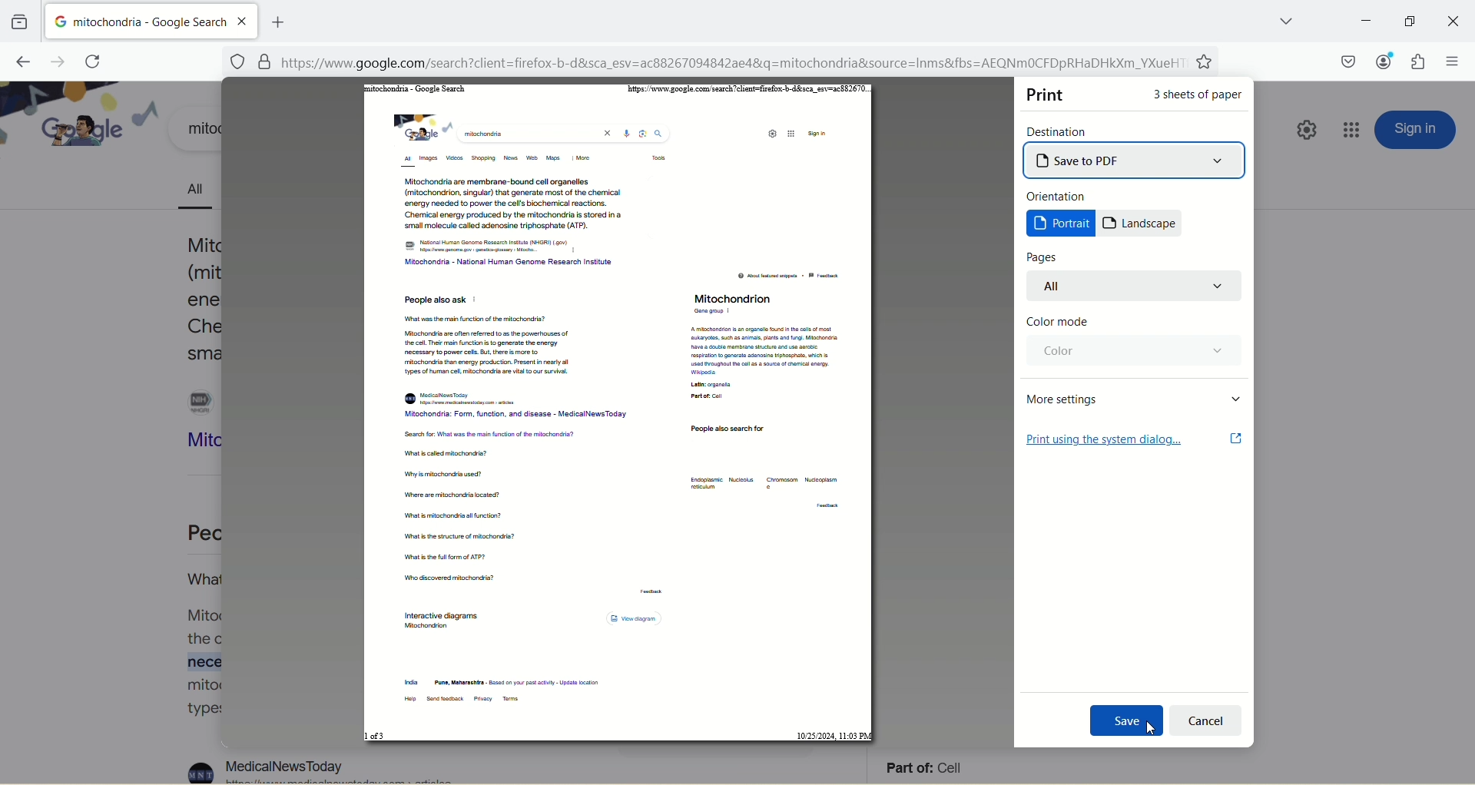 This screenshot has height=785, width=1475. What do you see at coordinates (1060, 131) in the screenshot?
I see `destination` at bounding box center [1060, 131].